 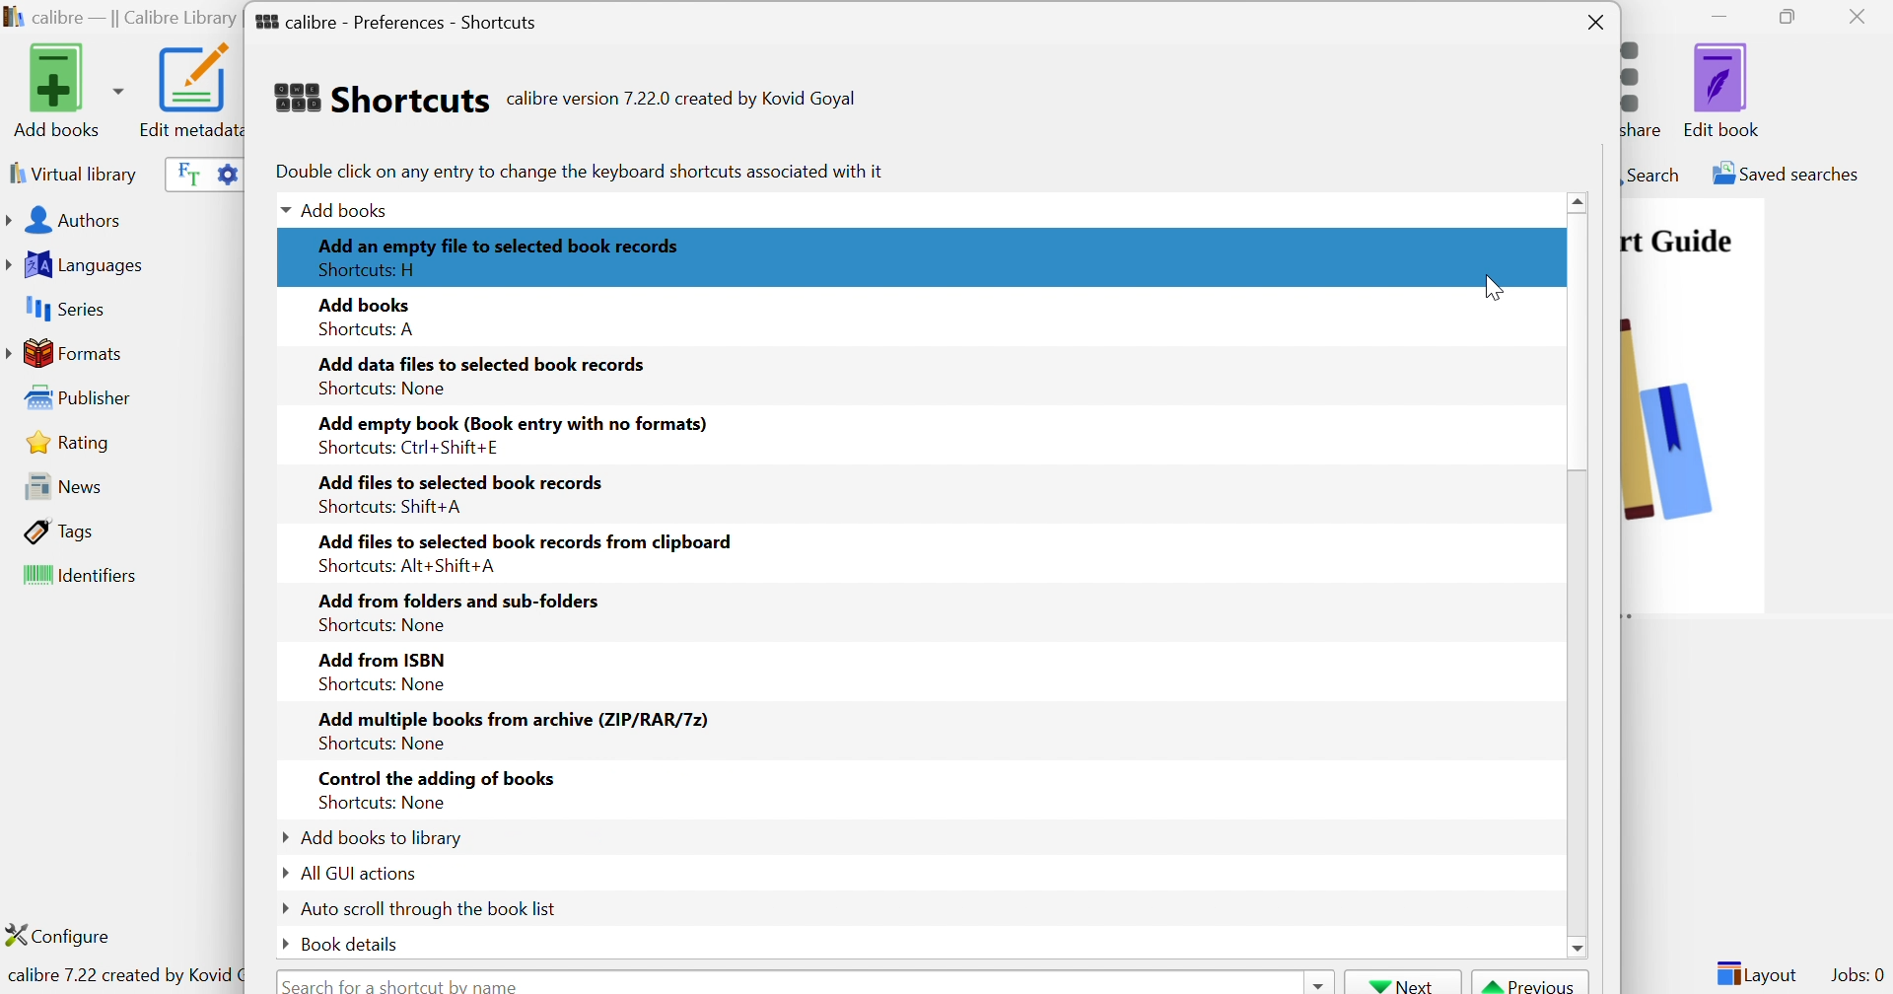 What do you see at coordinates (500, 244) in the screenshot?
I see `Add an empty file to selected book records` at bounding box center [500, 244].